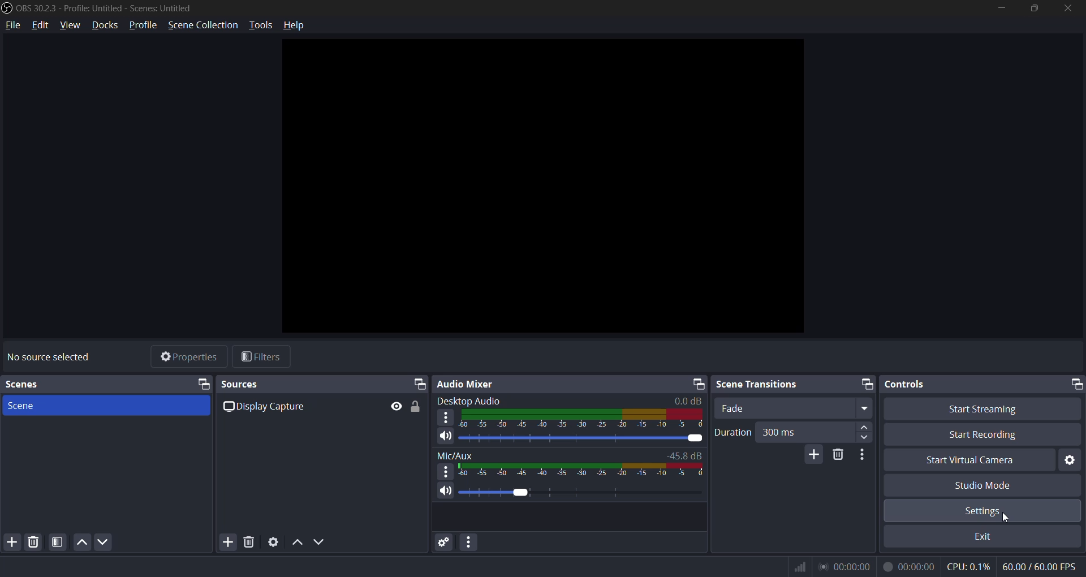  What do you see at coordinates (791, 409) in the screenshot?
I see `fade` at bounding box center [791, 409].